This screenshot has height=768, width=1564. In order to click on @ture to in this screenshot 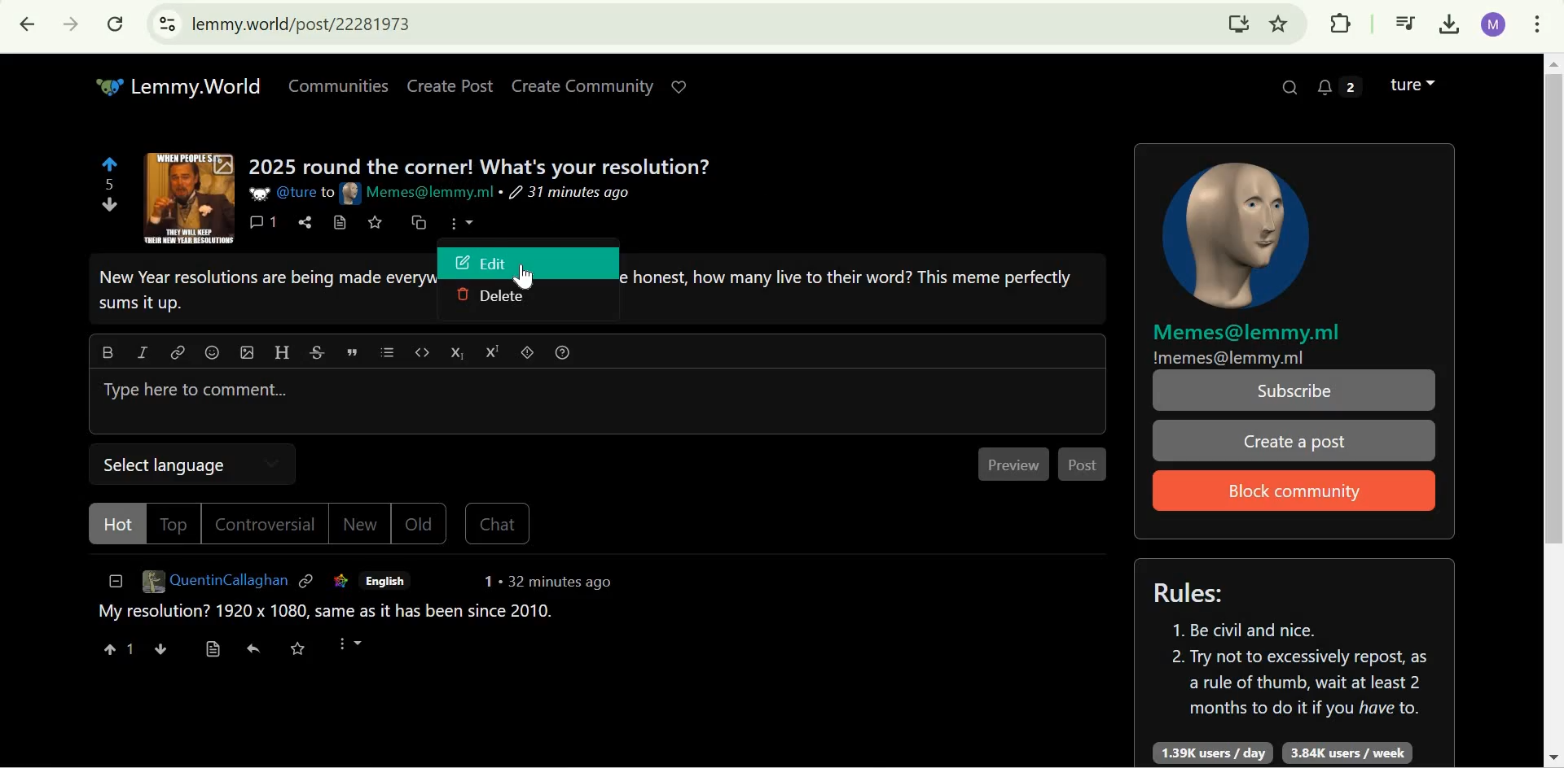, I will do `click(291, 191)`.